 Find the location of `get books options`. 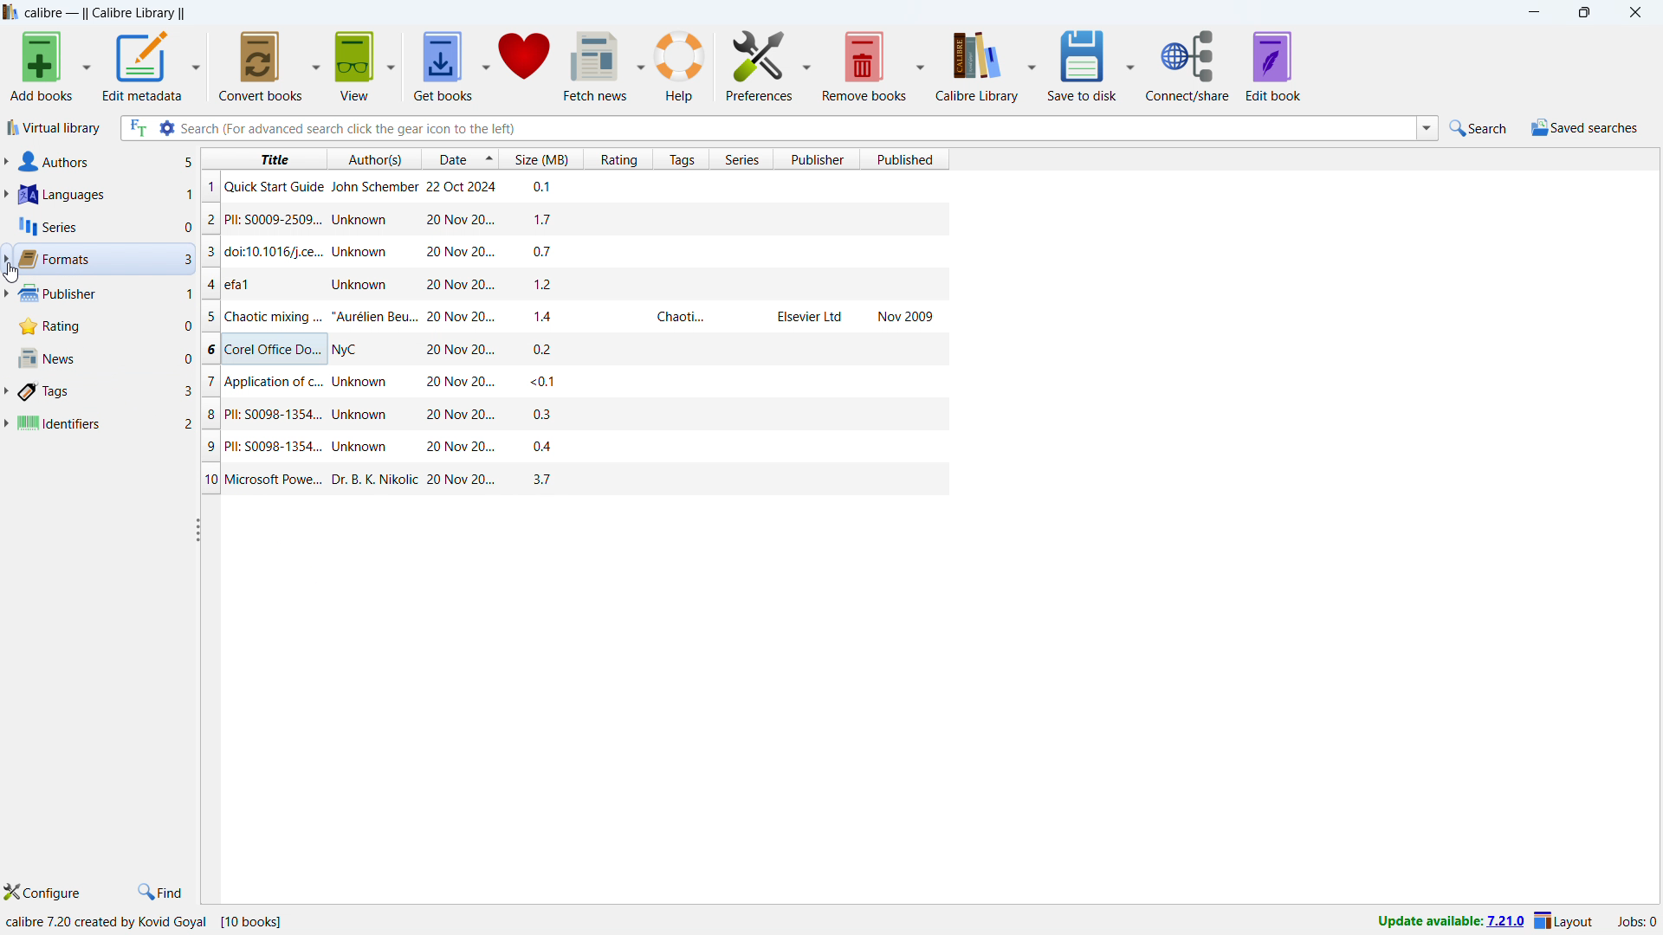

get books options is located at coordinates (488, 64).